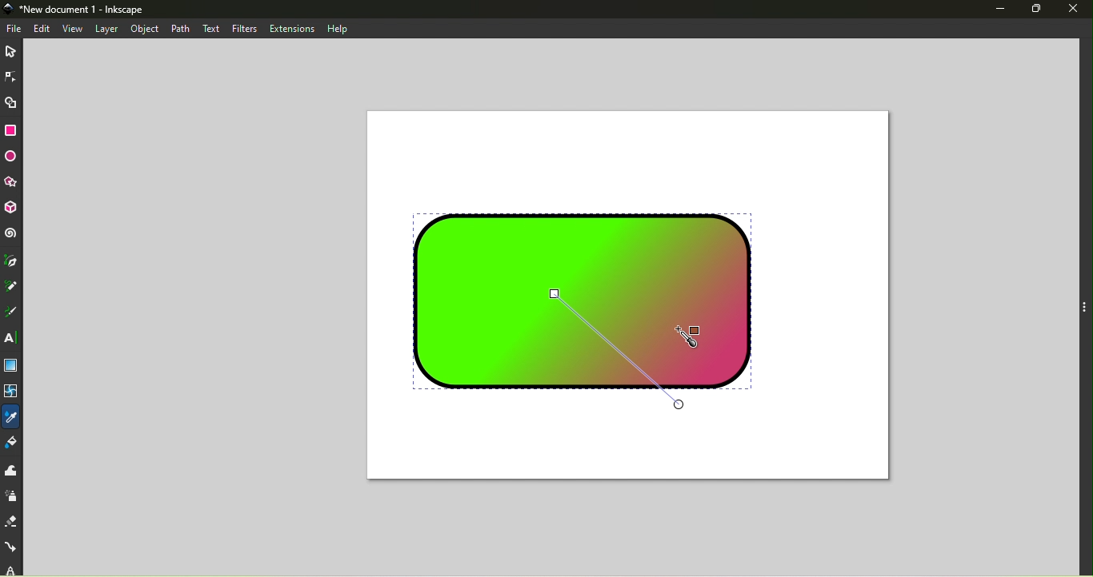  I want to click on Path, so click(184, 29).